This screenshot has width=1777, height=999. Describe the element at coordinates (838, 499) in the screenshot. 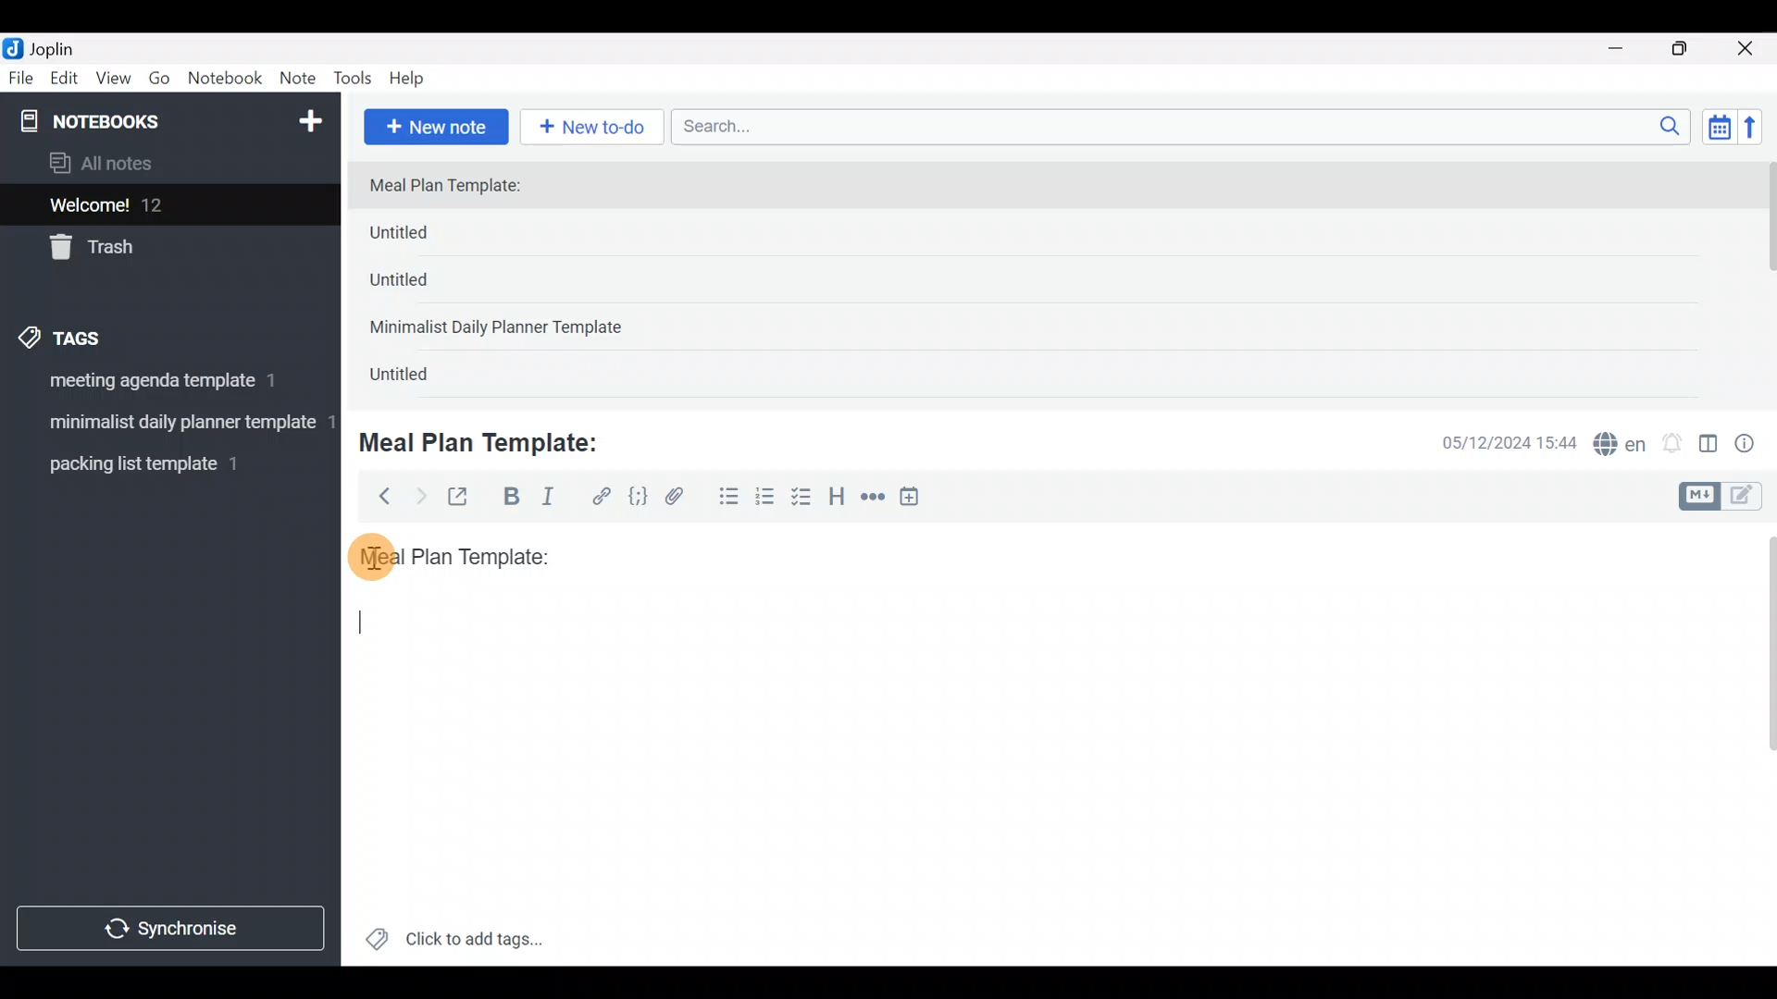

I see `Heading` at that location.